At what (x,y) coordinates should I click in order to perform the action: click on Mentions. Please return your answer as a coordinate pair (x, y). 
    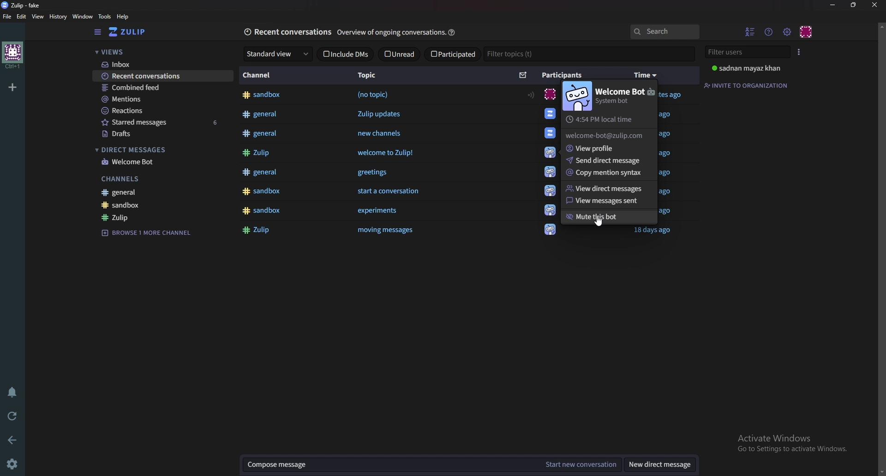
    Looking at the image, I should click on (162, 99).